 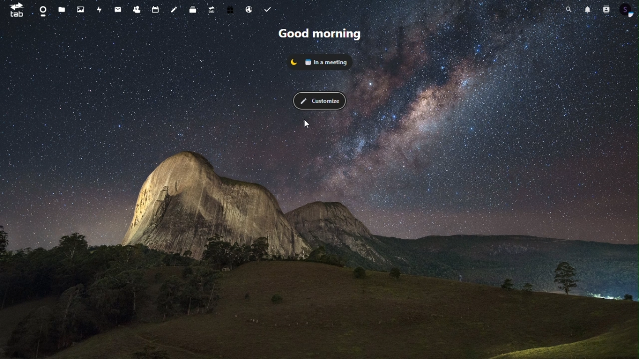 I want to click on contacts, so click(x=136, y=9).